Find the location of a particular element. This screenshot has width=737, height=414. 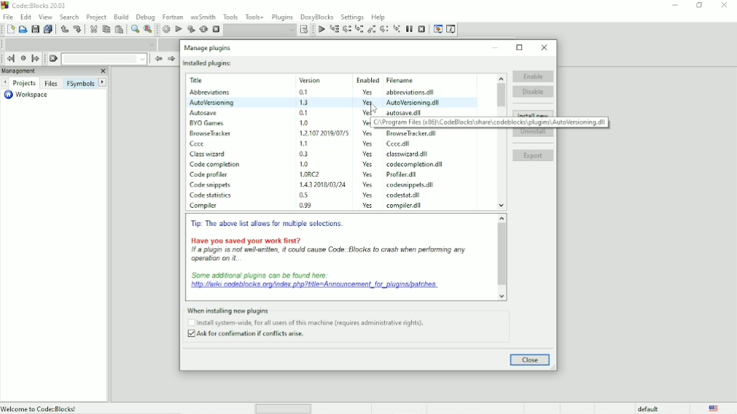

Restore down is located at coordinates (699, 5).